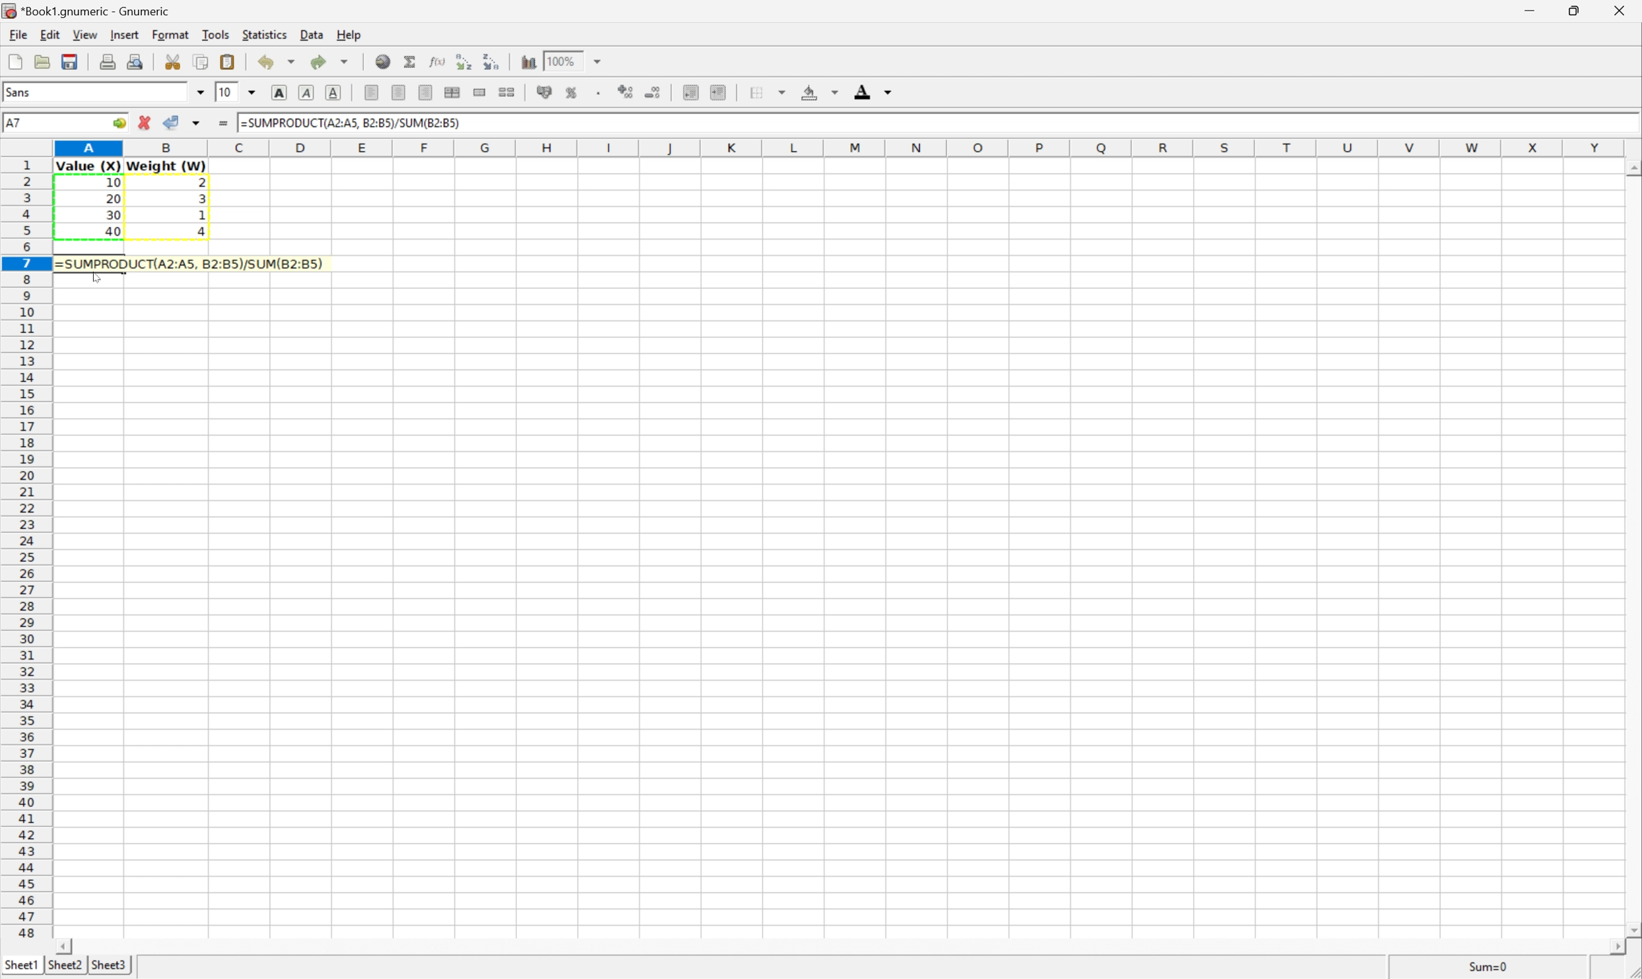 The height and width of the screenshot is (979, 1642). I want to click on Redo, so click(331, 61).